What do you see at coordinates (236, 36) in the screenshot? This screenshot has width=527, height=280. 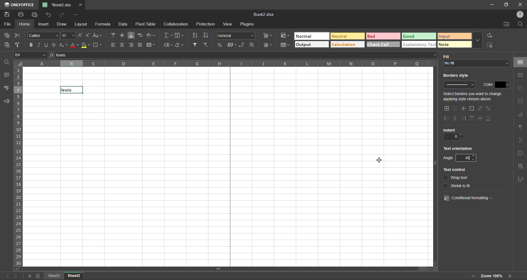 I see `number format` at bounding box center [236, 36].